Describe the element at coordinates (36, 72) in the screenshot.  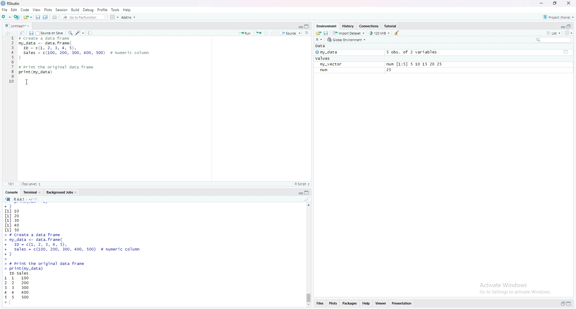
I see `print(My_data)` at that location.